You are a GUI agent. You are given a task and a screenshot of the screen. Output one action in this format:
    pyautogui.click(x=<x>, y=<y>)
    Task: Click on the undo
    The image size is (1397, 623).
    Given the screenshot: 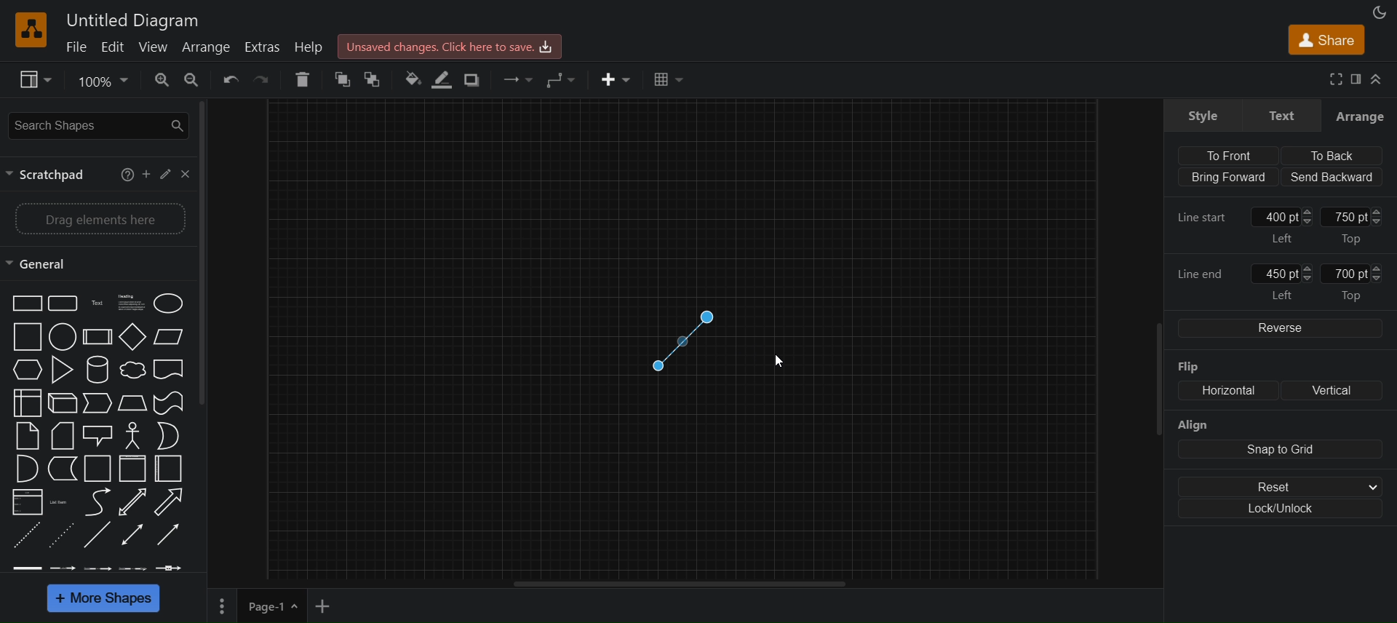 What is the action you would take?
    pyautogui.click(x=234, y=81)
    